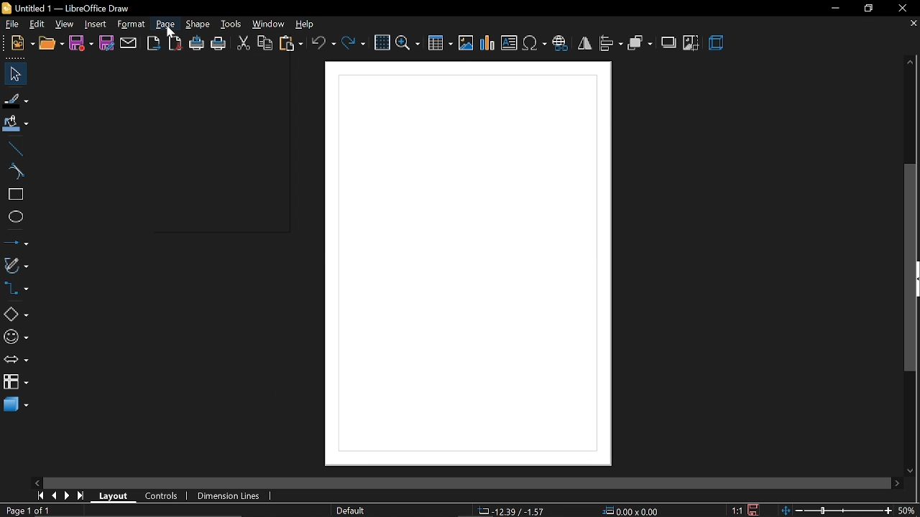 The width and height of the screenshot is (920, 517). Describe the element at coordinates (912, 23) in the screenshot. I see `close tab` at that location.